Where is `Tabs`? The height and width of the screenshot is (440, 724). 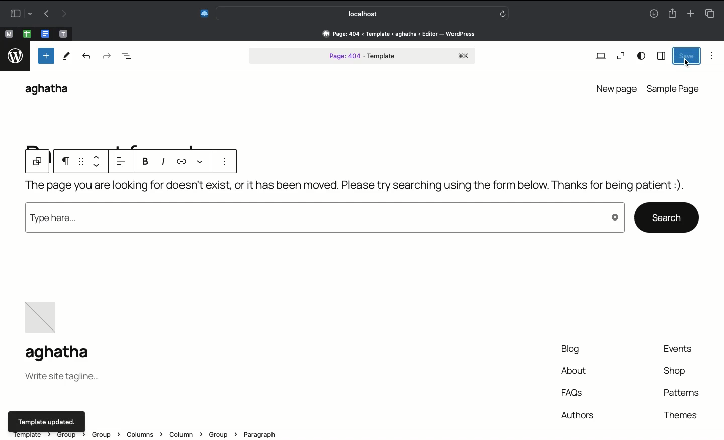
Tabs is located at coordinates (712, 12).